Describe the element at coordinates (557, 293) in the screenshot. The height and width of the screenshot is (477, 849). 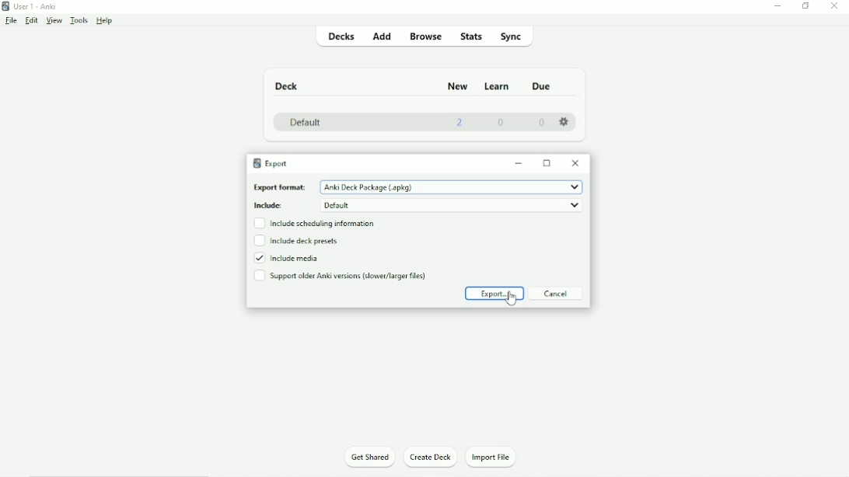
I see `Cancel` at that location.